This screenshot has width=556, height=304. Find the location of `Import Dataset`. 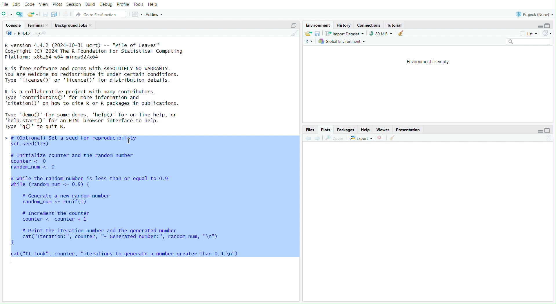

Import Dataset is located at coordinates (346, 34).